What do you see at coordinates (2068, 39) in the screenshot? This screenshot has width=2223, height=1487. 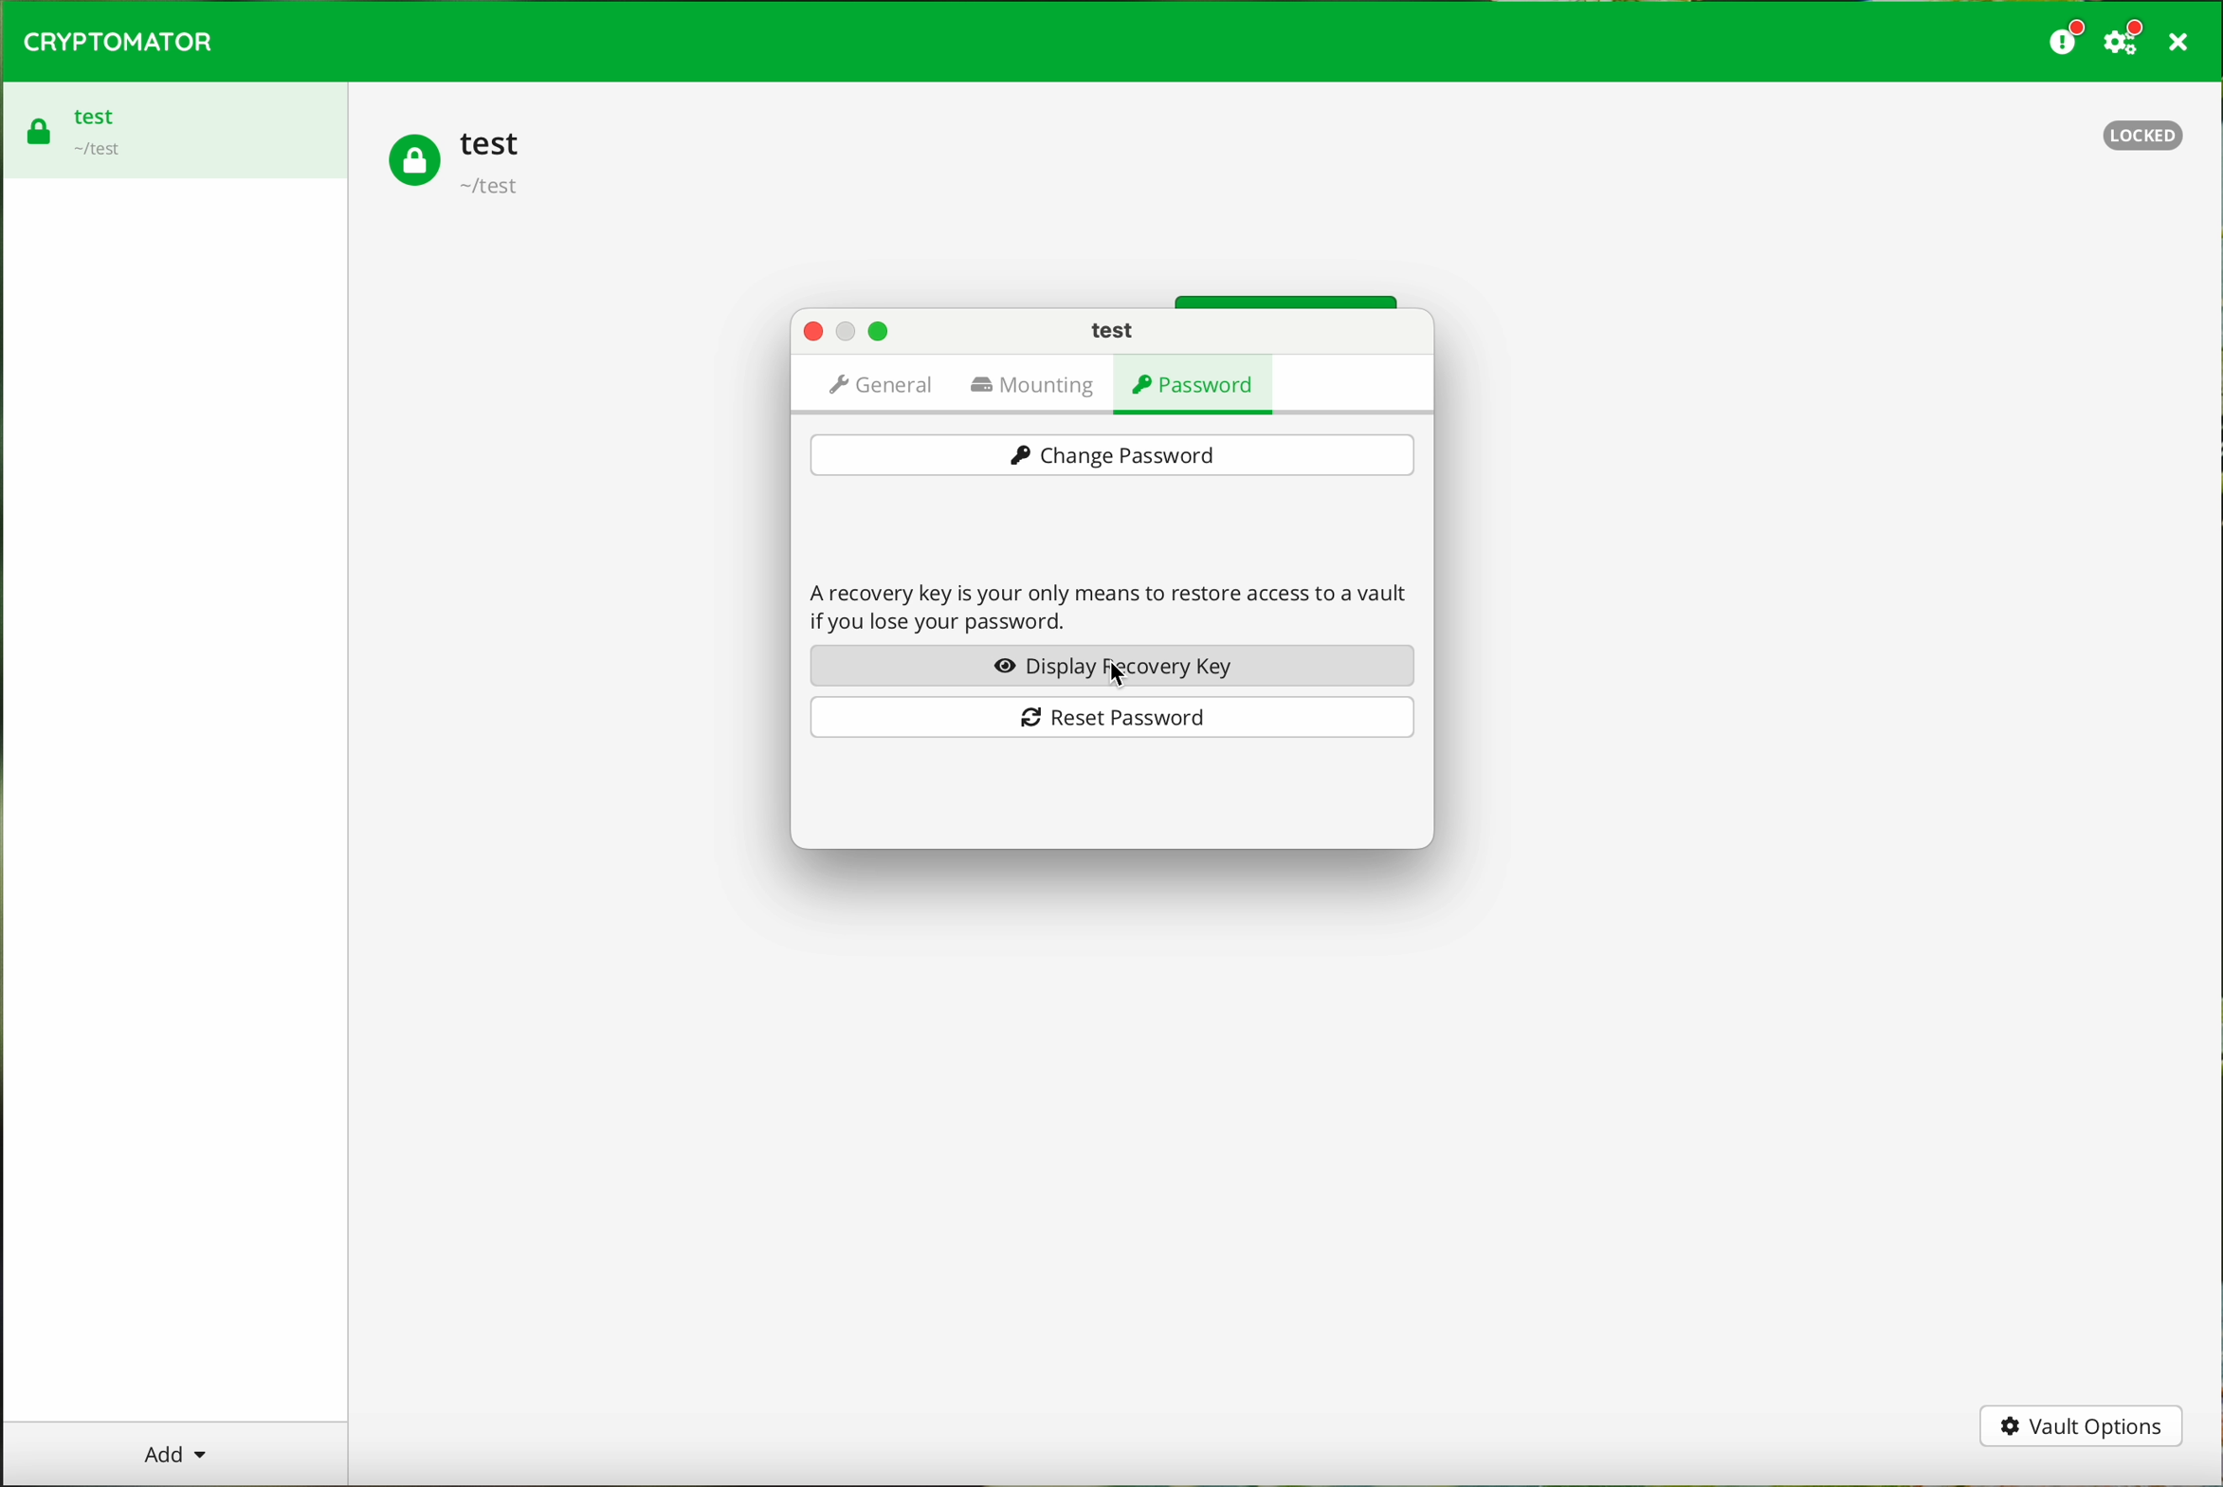 I see `donate` at bounding box center [2068, 39].